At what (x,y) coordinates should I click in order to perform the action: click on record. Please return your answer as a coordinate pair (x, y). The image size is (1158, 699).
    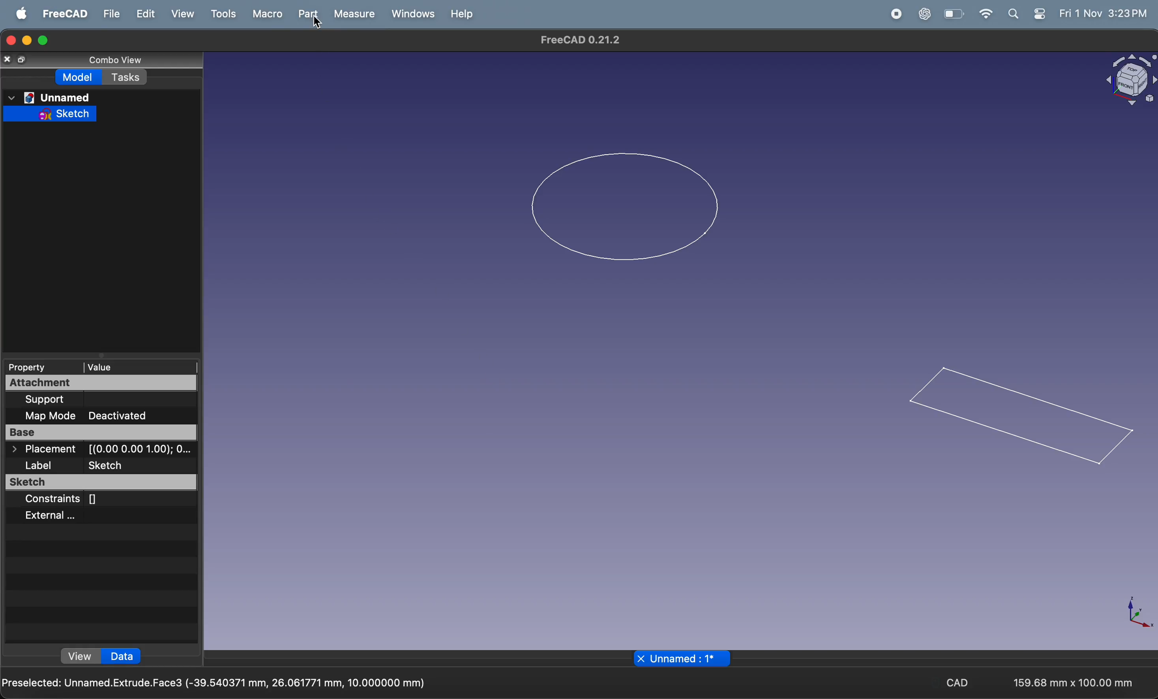
    Looking at the image, I should click on (894, 14).